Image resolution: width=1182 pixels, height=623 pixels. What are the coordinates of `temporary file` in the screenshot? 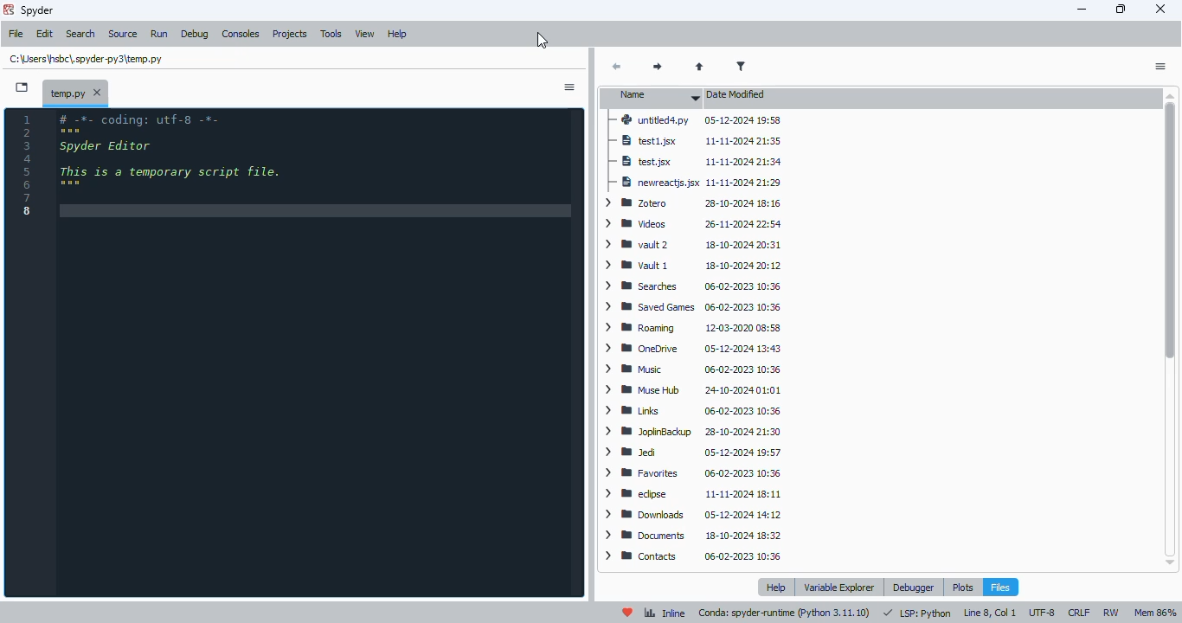 It's located at (75, 91).